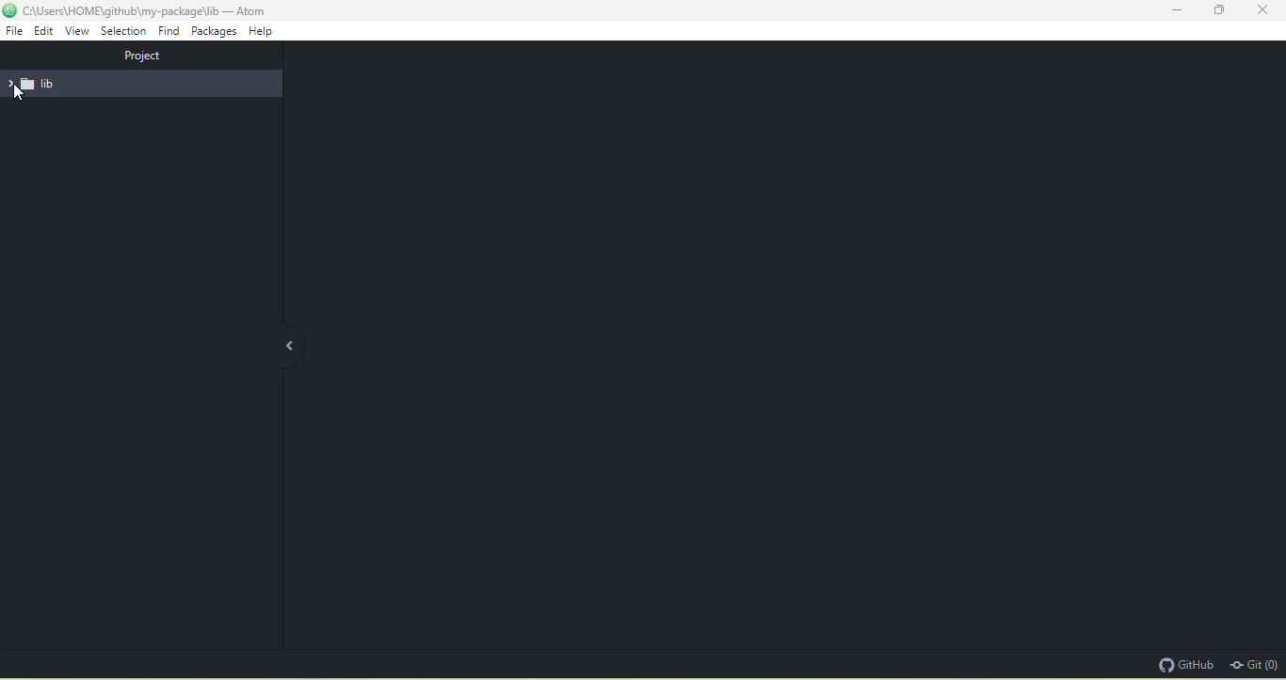 The image size is (1286, 680). I want to click on c\Users\HOME\github\my-package\lib, so click(121, 10).